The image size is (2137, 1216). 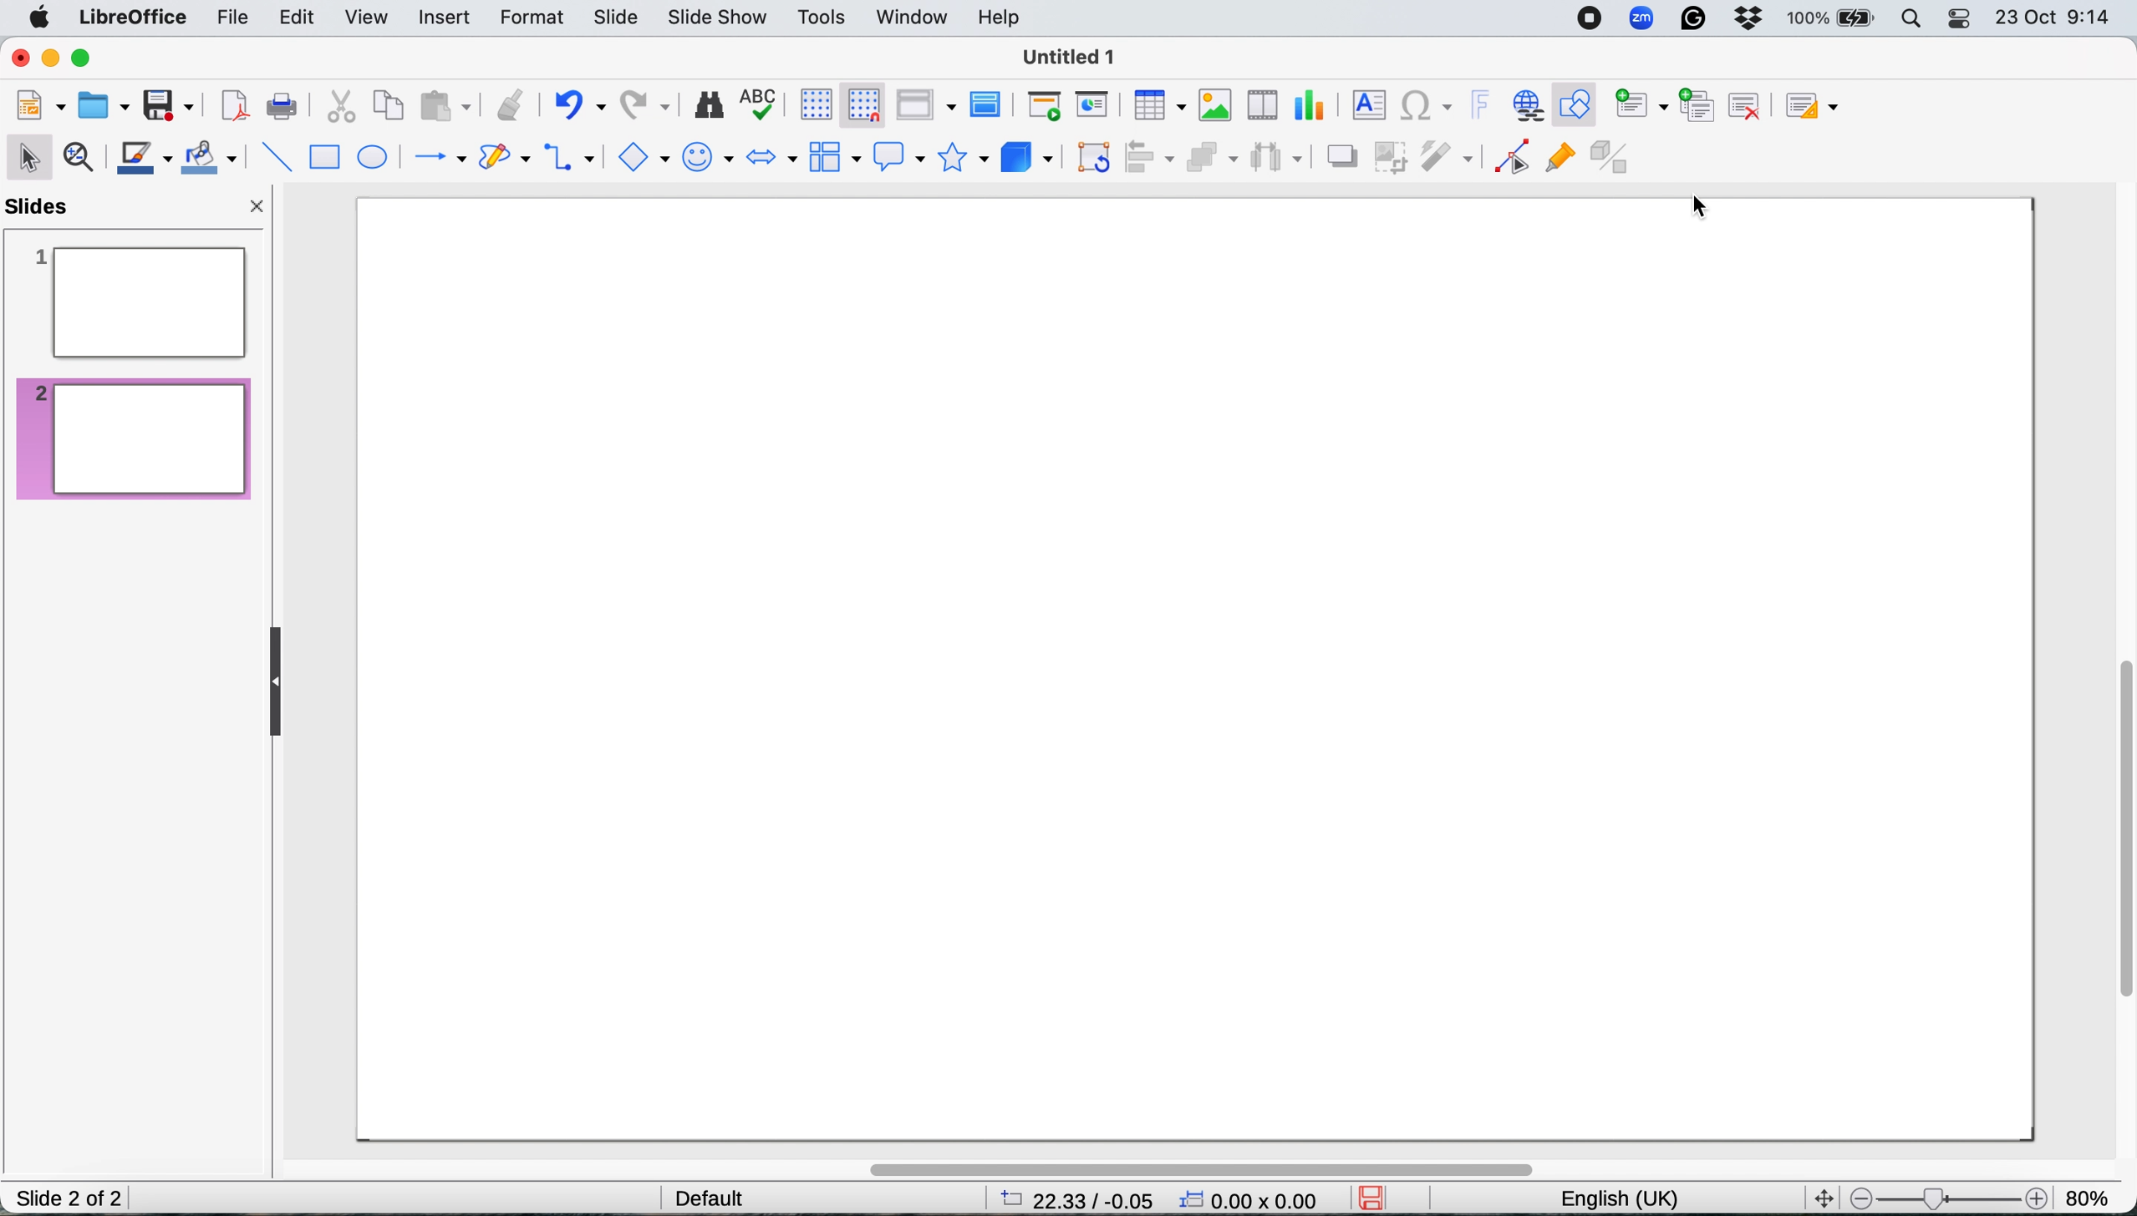 What do you see at coordinates (575, 157) in the screenshot?
I see `connectors` at bounding box center [575, 157].